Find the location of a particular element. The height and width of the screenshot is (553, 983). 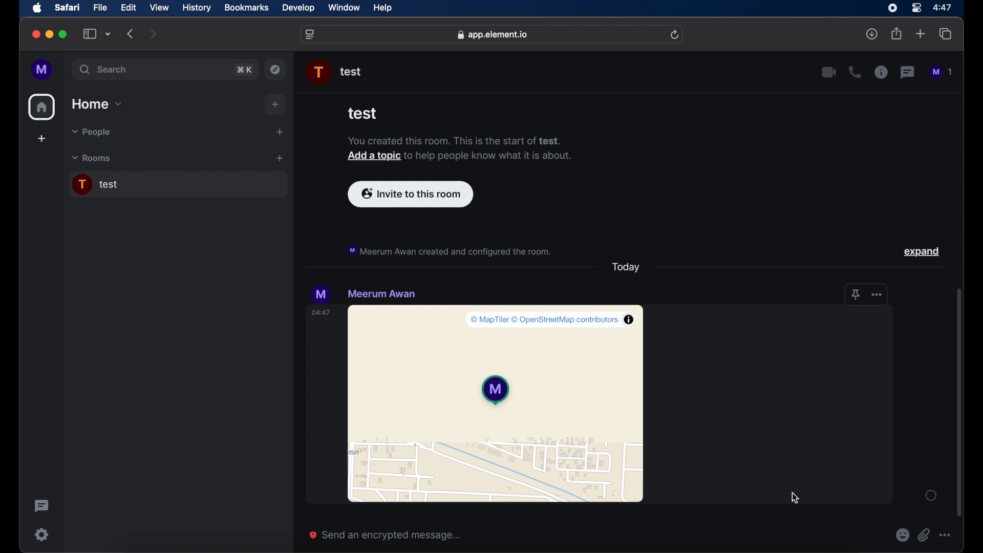

round icon is located at coordinates (931, 495).